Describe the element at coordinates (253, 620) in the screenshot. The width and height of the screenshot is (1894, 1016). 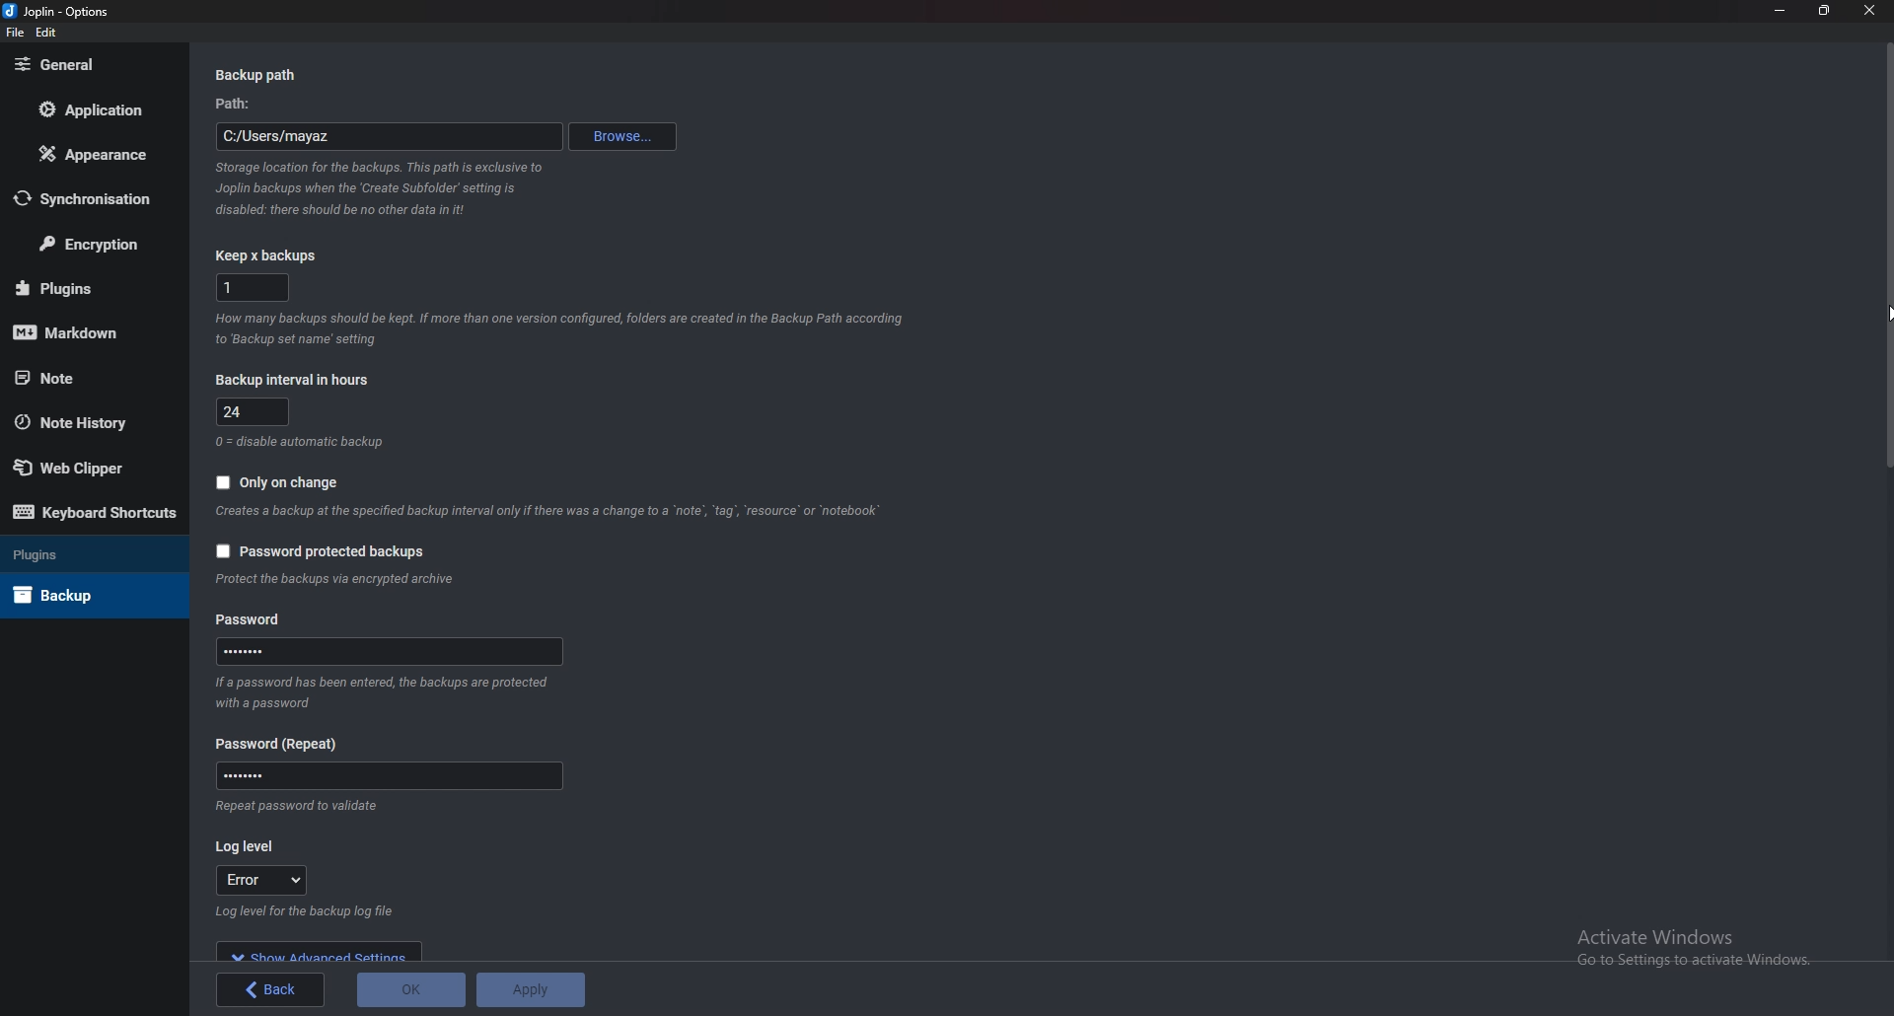
I see `Password` at that location.